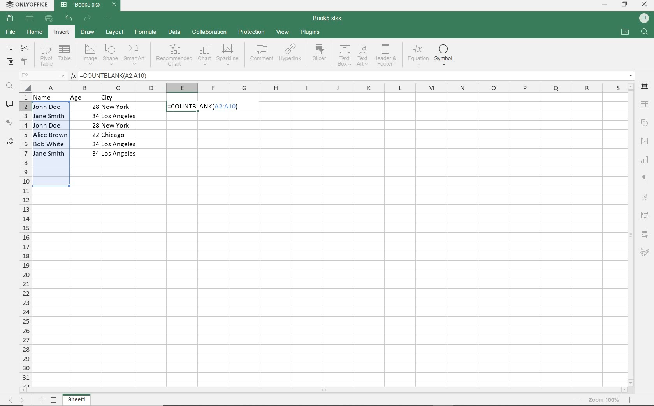  Describe the element at coordinates (119, 154) in the screenshot. I see `Los Angeles` at that location.